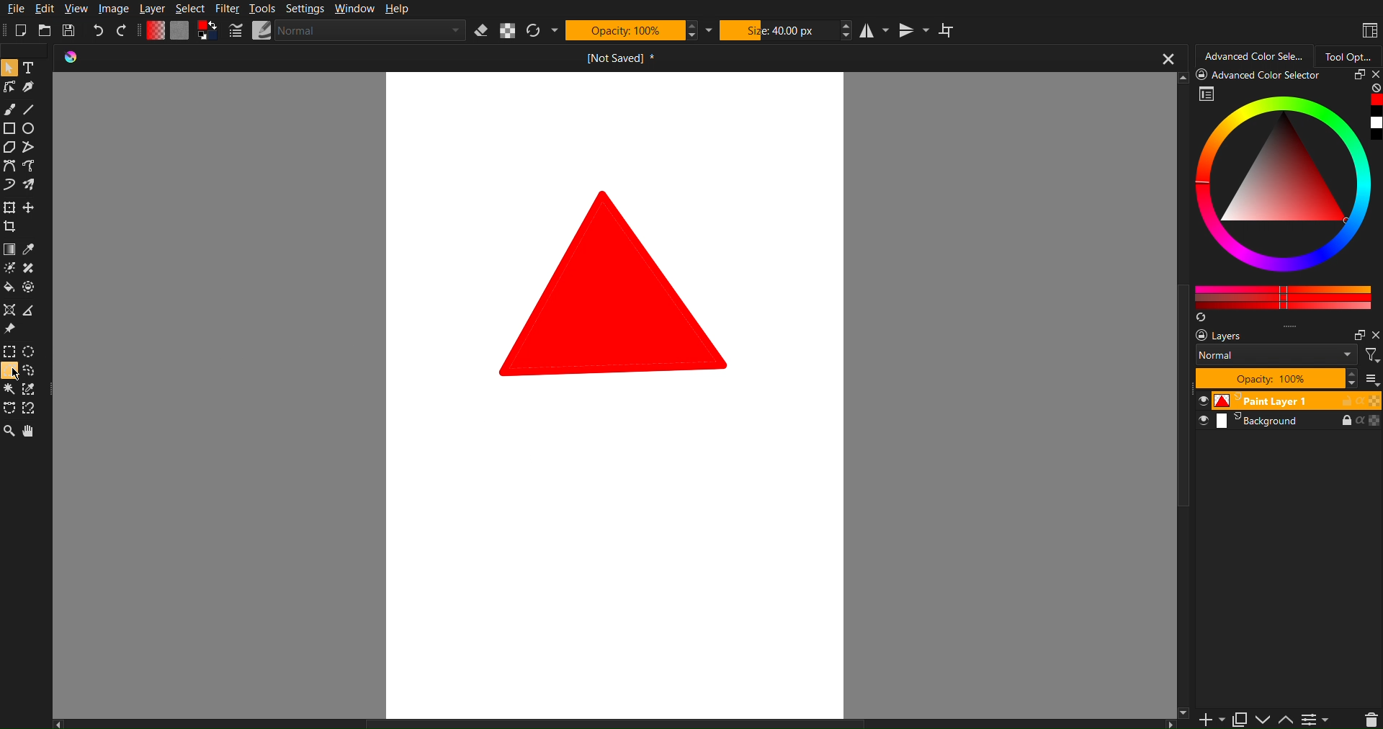 The width and height of the screenshot is (1383, 729). What do you see at coordinates (33, 372) in the screenshot?
I see `Selection freeshape` at bounding box center [33, 372].